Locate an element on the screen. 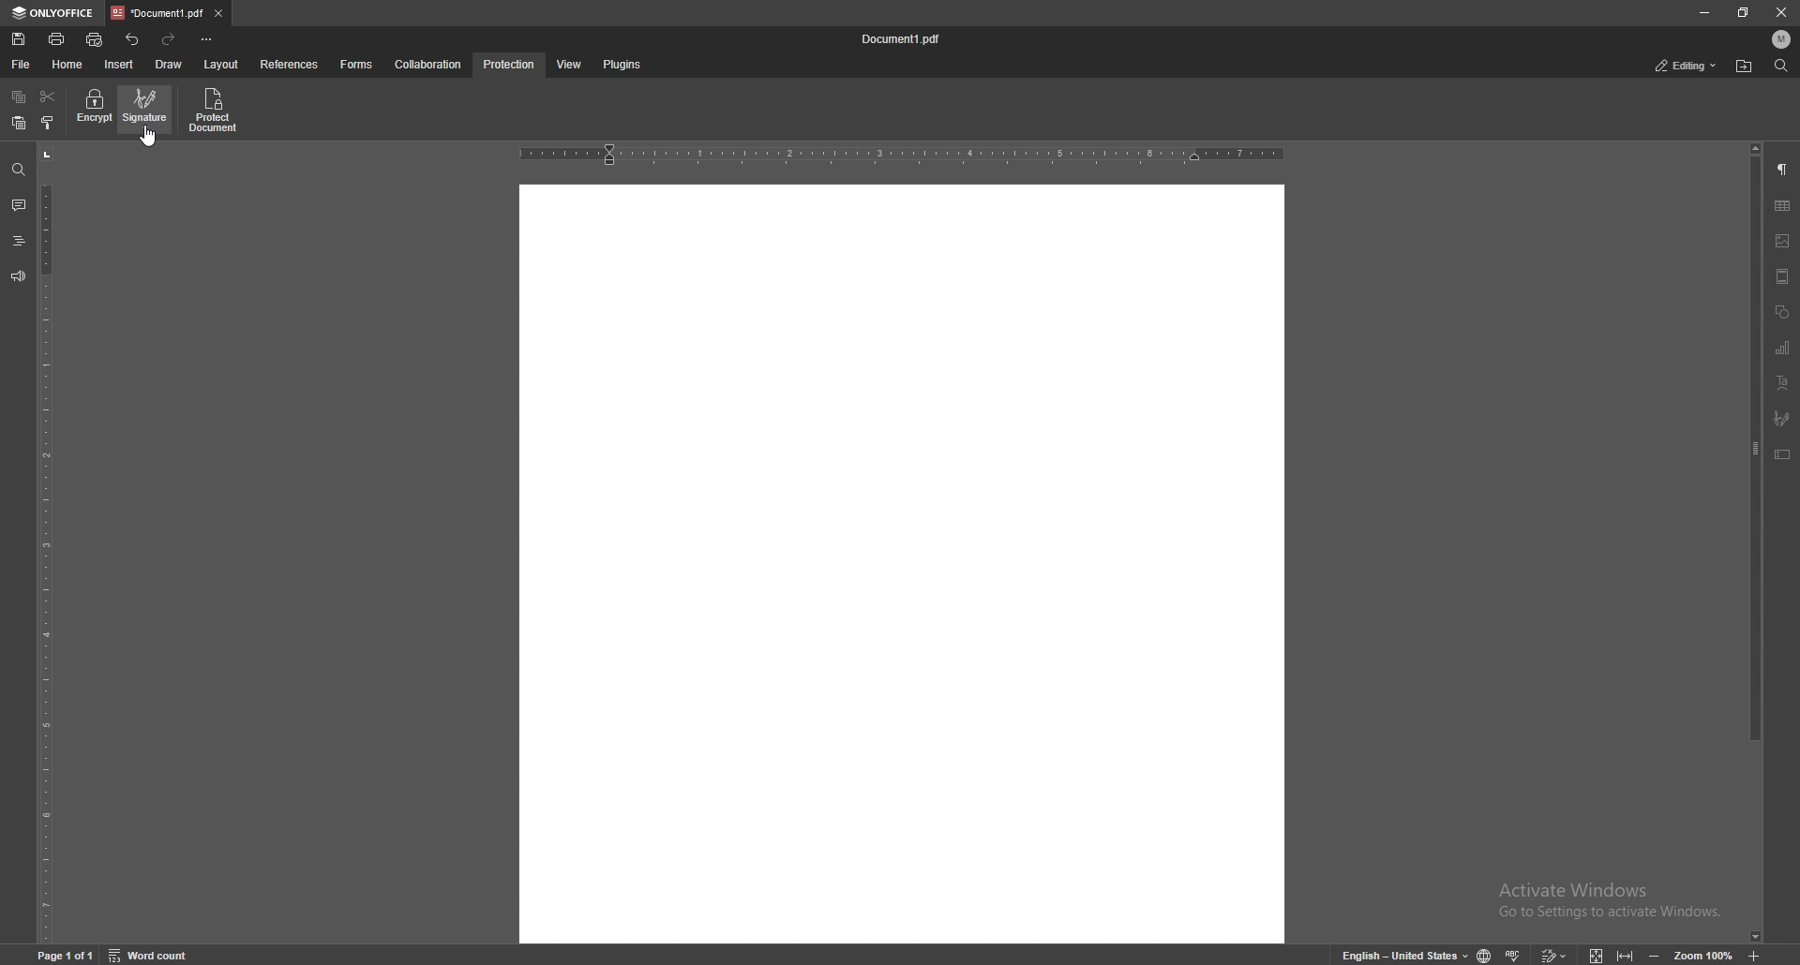  document is located at coordinates (902, 562).